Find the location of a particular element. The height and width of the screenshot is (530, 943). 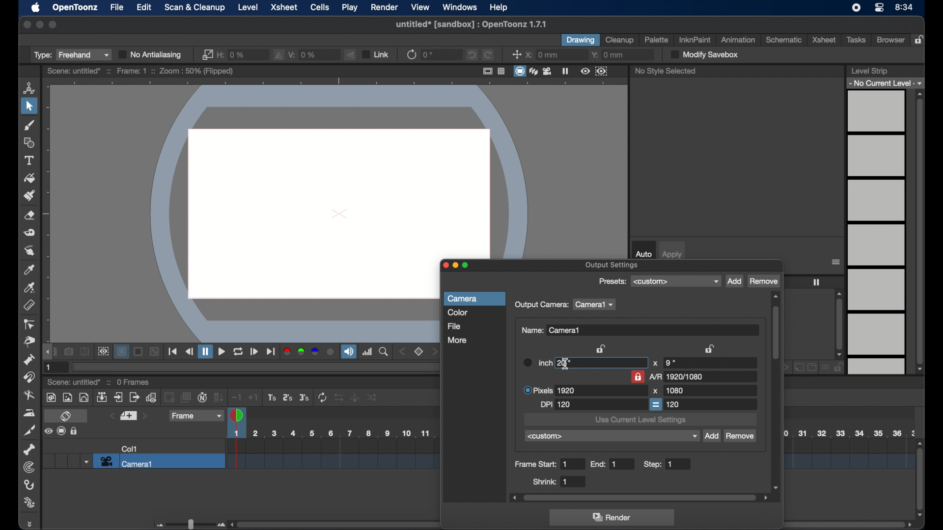

xsheet is located at coordinates (824, 39).